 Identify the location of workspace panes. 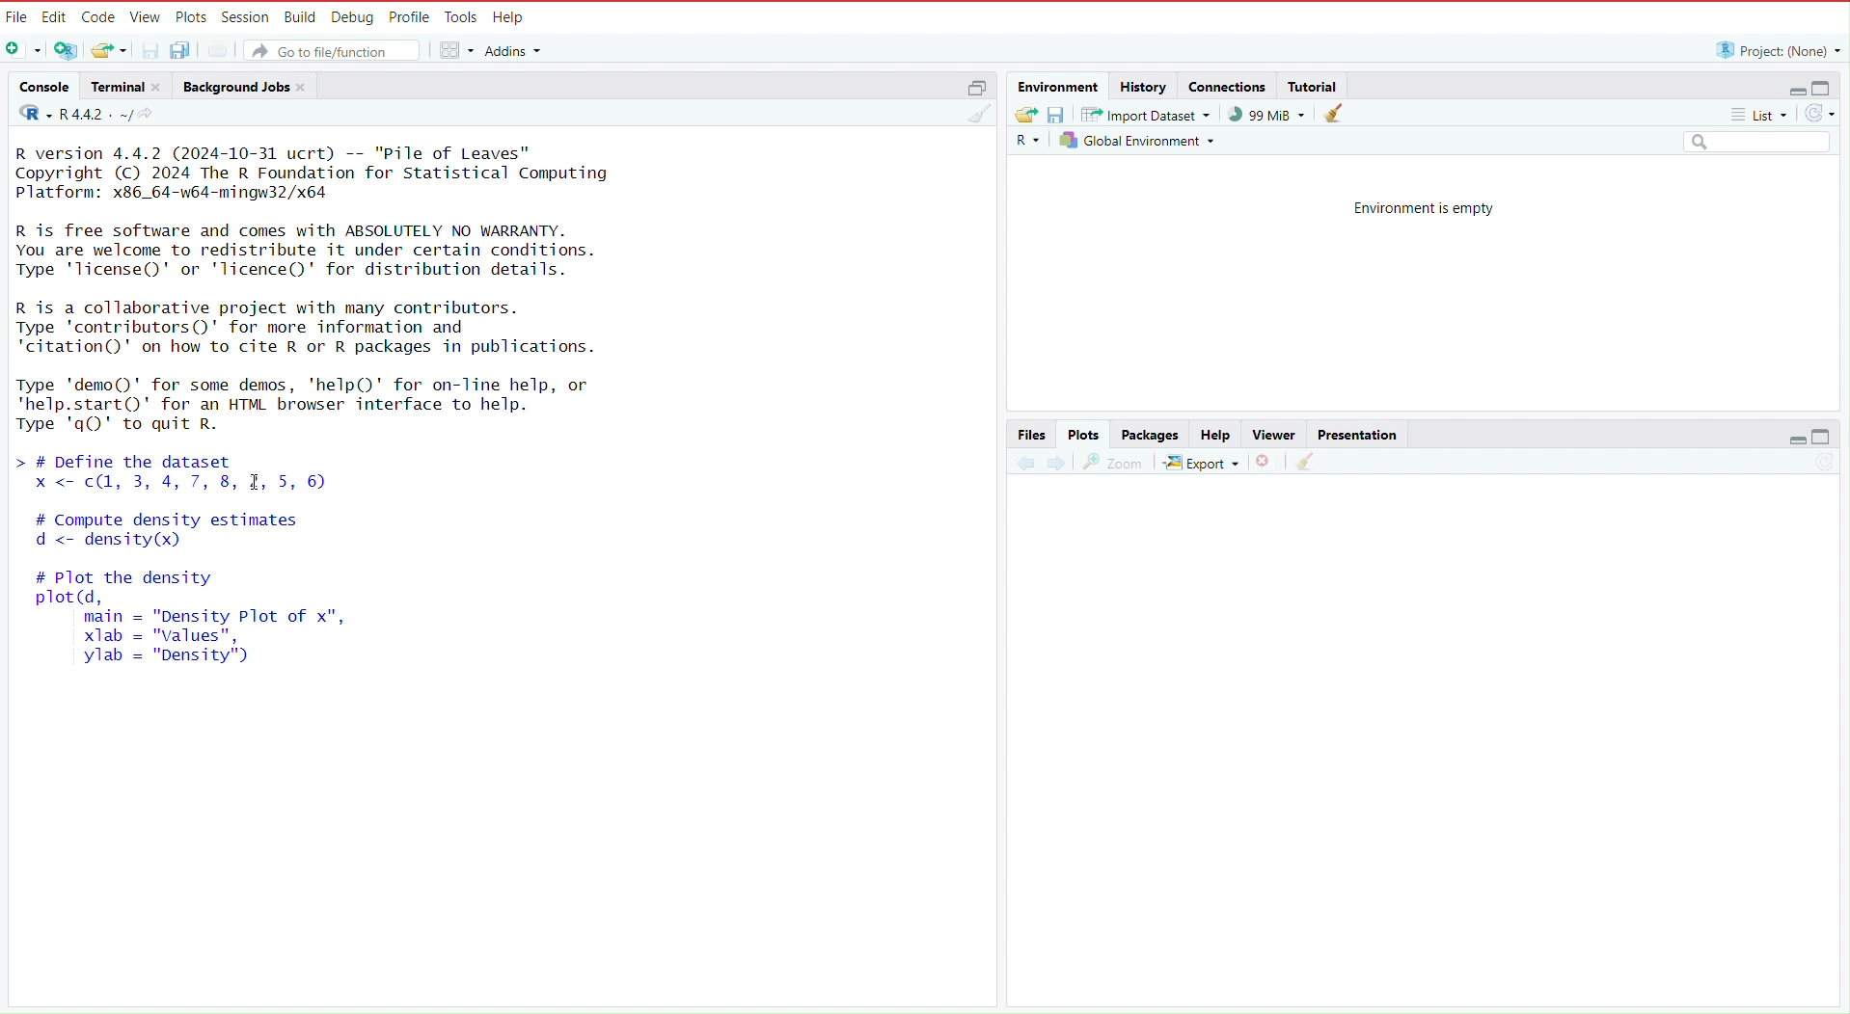
(457, 51).